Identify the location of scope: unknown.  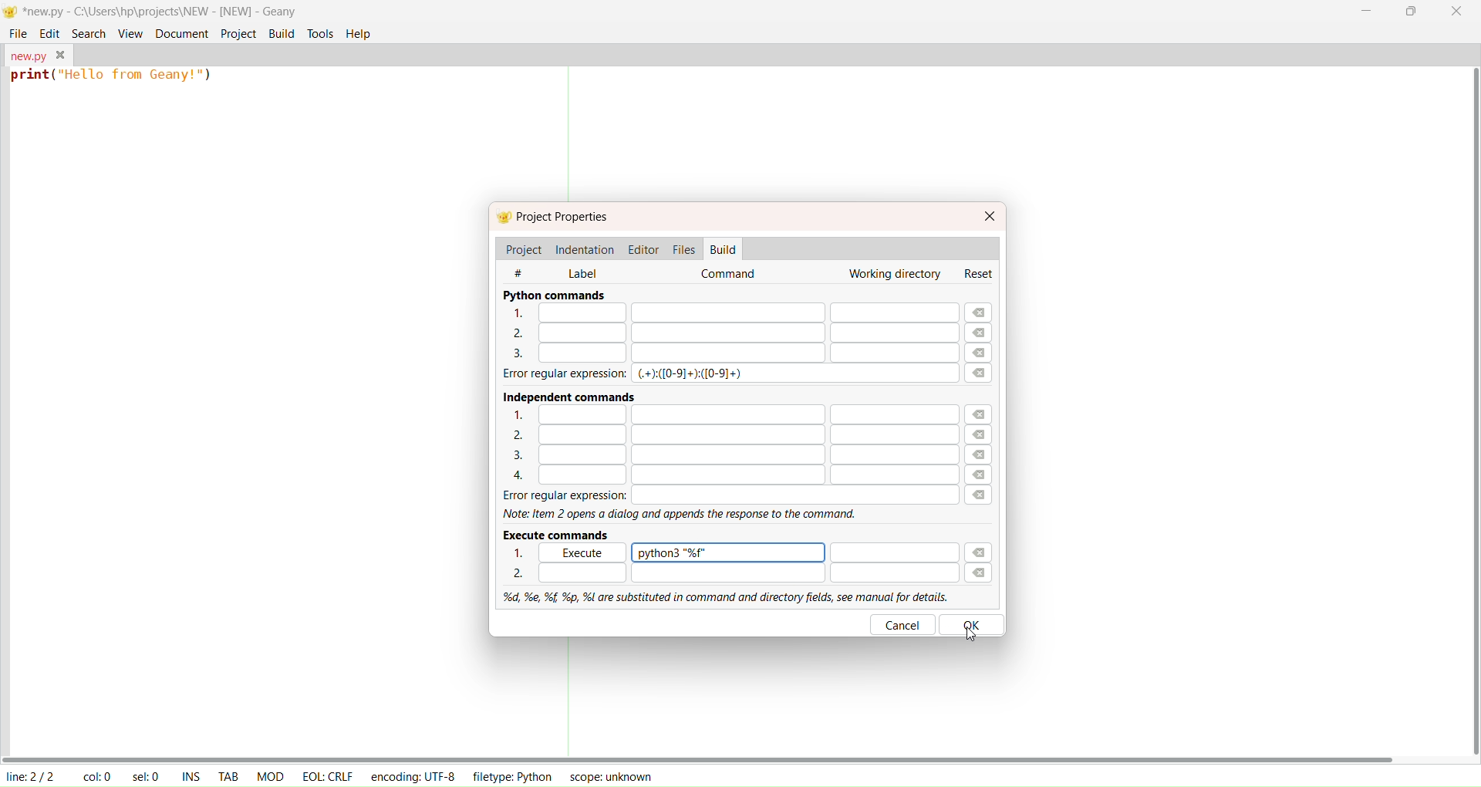
(608, 776).